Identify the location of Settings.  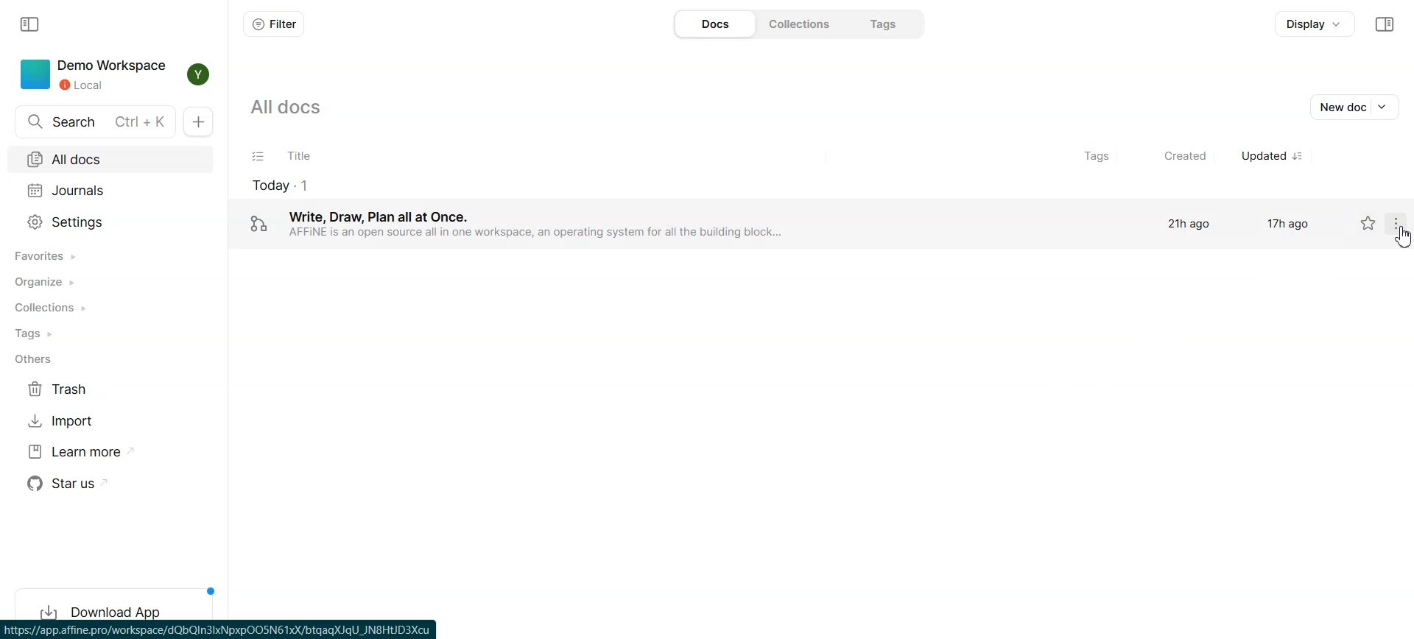
(1396, 223).